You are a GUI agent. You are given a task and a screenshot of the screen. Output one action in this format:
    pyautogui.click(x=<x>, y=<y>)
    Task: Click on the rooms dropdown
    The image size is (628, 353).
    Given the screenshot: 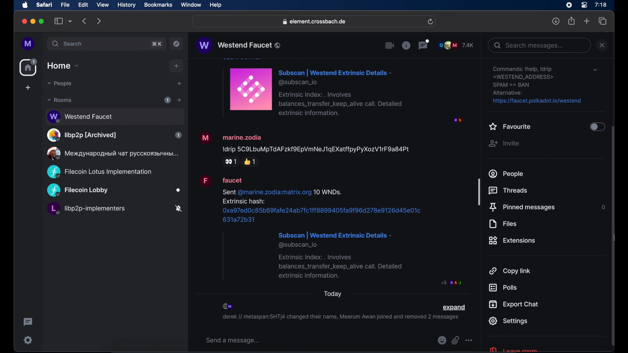 What is the action you would take?
    pyautogui.click(x=60, y=100)
    